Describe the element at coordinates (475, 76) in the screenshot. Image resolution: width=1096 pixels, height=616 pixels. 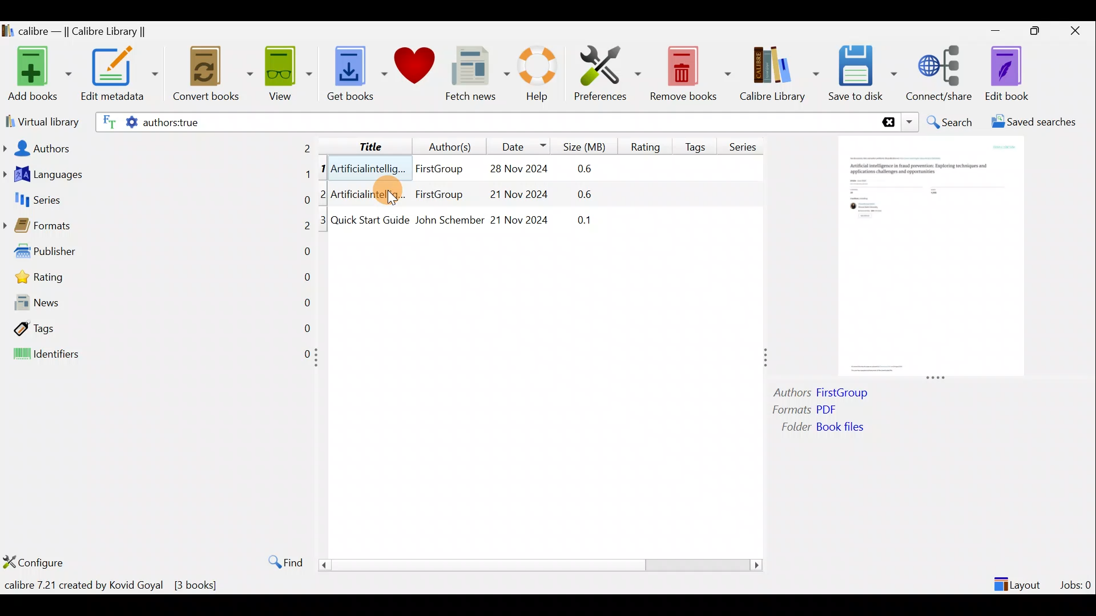
I see `Fetch news` at that location.